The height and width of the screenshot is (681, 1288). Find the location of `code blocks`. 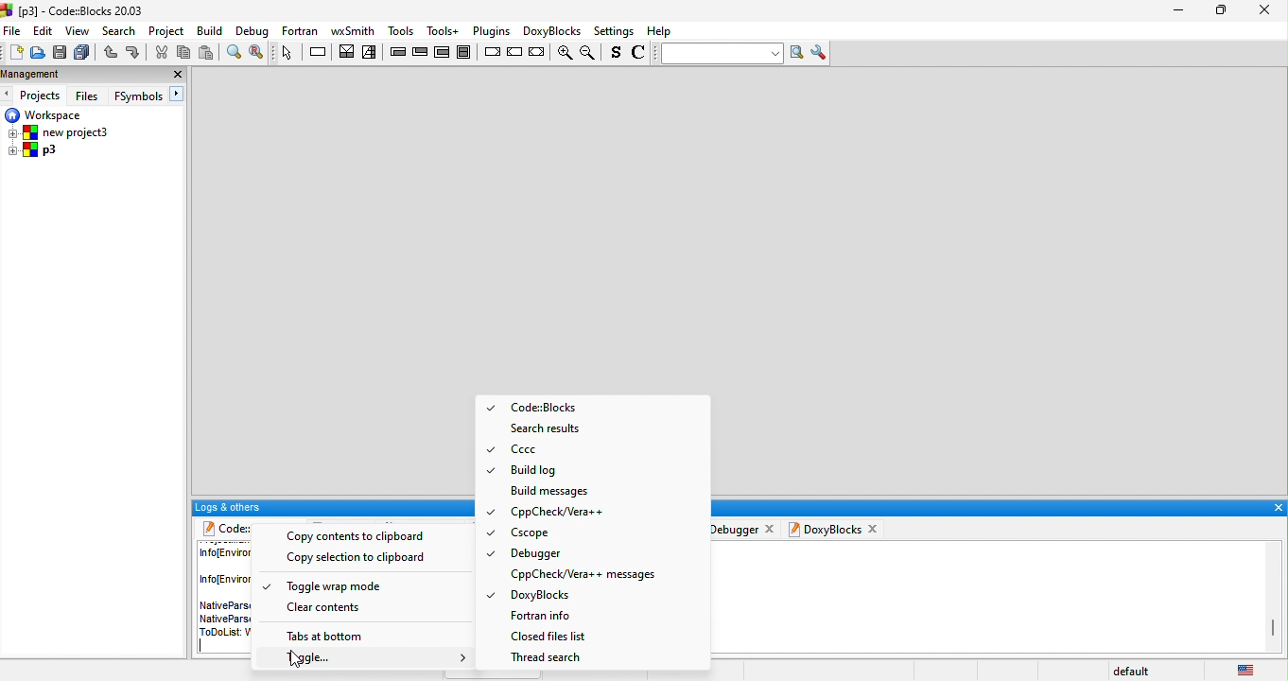

code blocks is located at coordinates (221, 528).